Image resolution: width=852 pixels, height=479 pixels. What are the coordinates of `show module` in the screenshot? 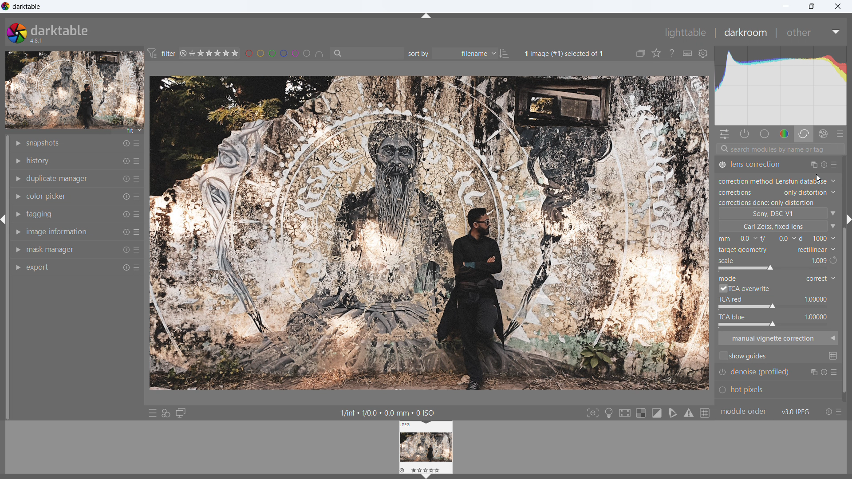 It's located at (16, 144).